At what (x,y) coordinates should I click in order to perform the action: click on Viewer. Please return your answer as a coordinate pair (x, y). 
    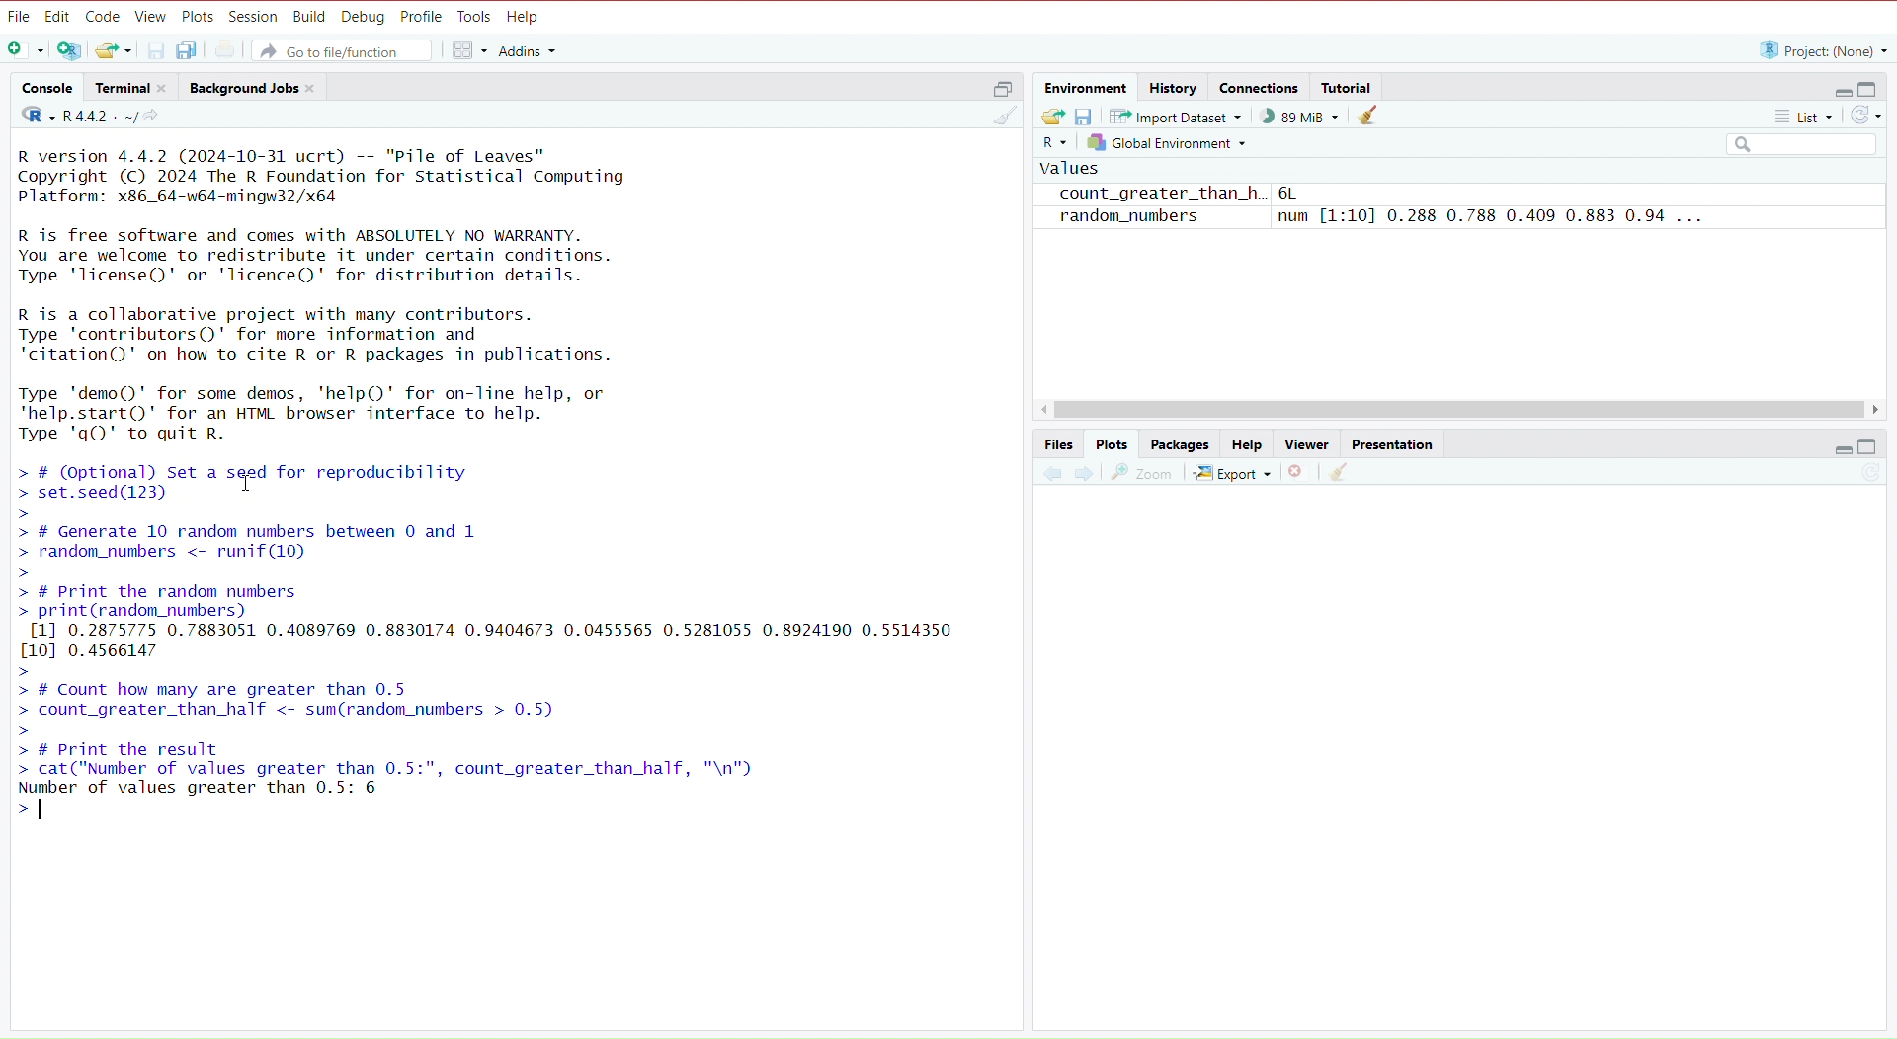
    Looking at the image, I should click on (1309, 442).